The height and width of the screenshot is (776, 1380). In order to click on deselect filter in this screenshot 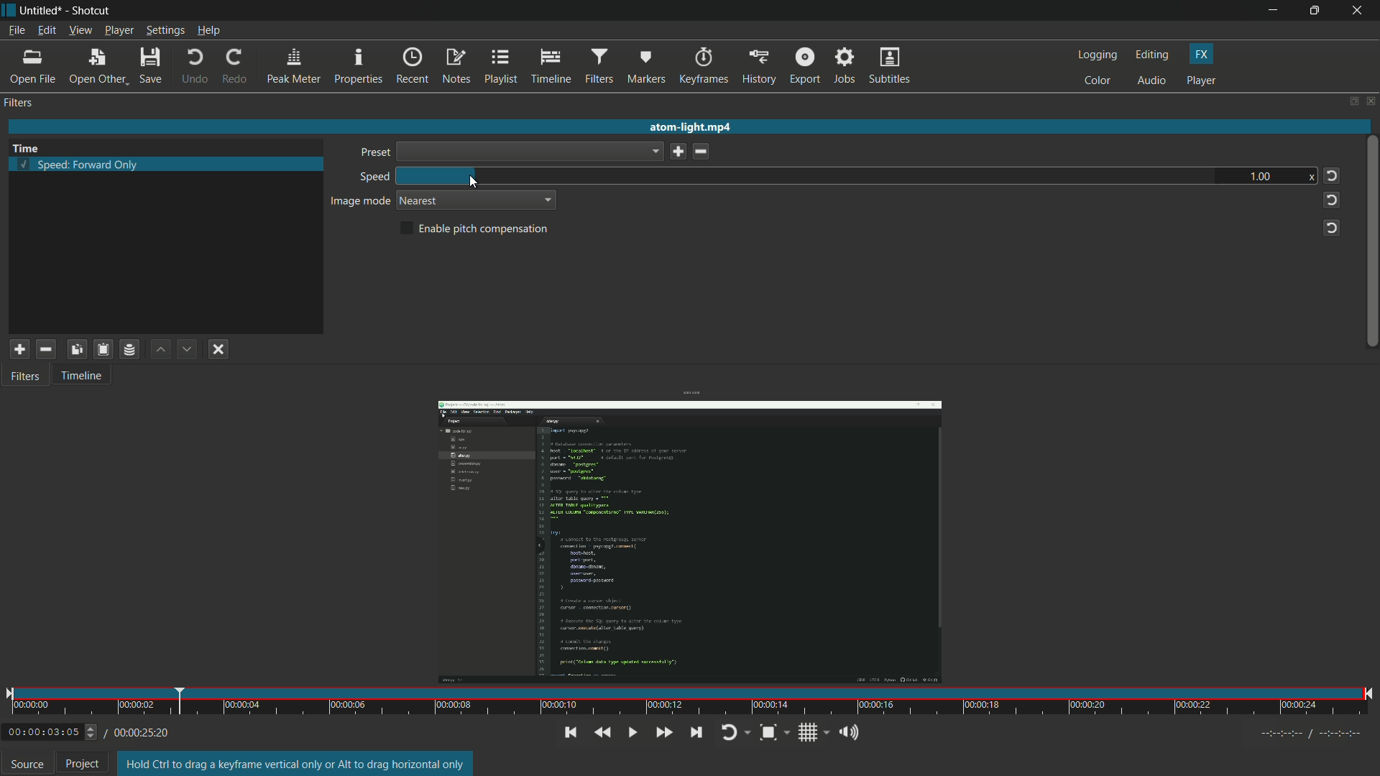, I will do `click(218, 351)`.